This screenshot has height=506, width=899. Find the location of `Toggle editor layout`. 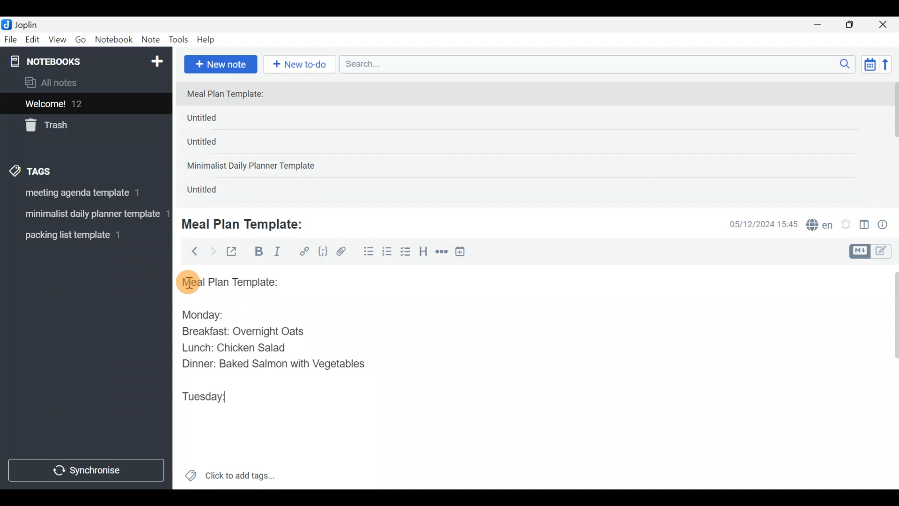

Toggle editor layout is located at coordinates (865, 226).